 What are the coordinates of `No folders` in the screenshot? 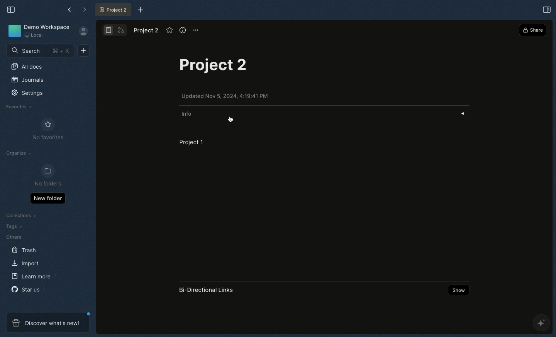 It's located at (48, 175).